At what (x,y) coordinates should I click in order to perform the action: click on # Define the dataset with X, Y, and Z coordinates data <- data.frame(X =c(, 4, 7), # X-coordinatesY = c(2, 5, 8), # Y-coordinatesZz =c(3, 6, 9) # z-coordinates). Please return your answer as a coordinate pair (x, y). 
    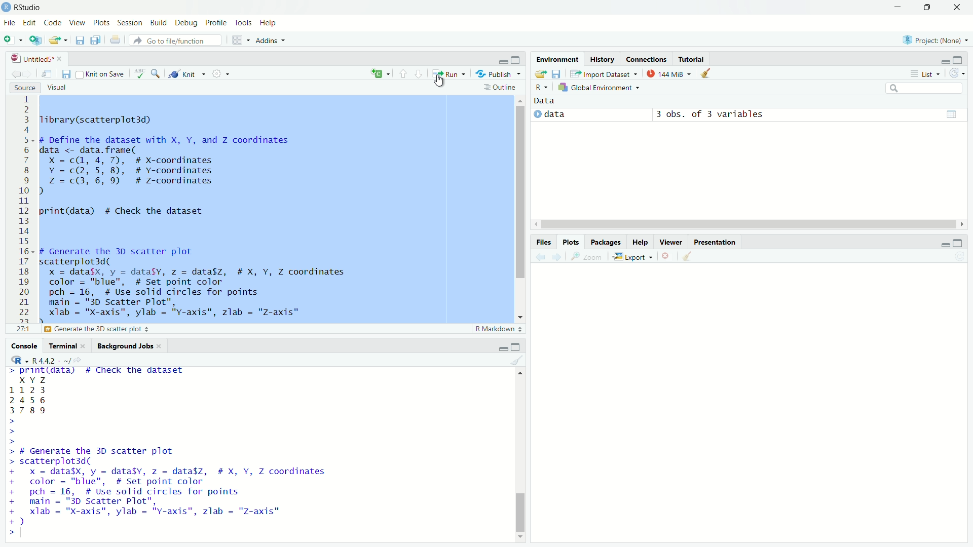
    Looking at the image, I should click on (171, 166).